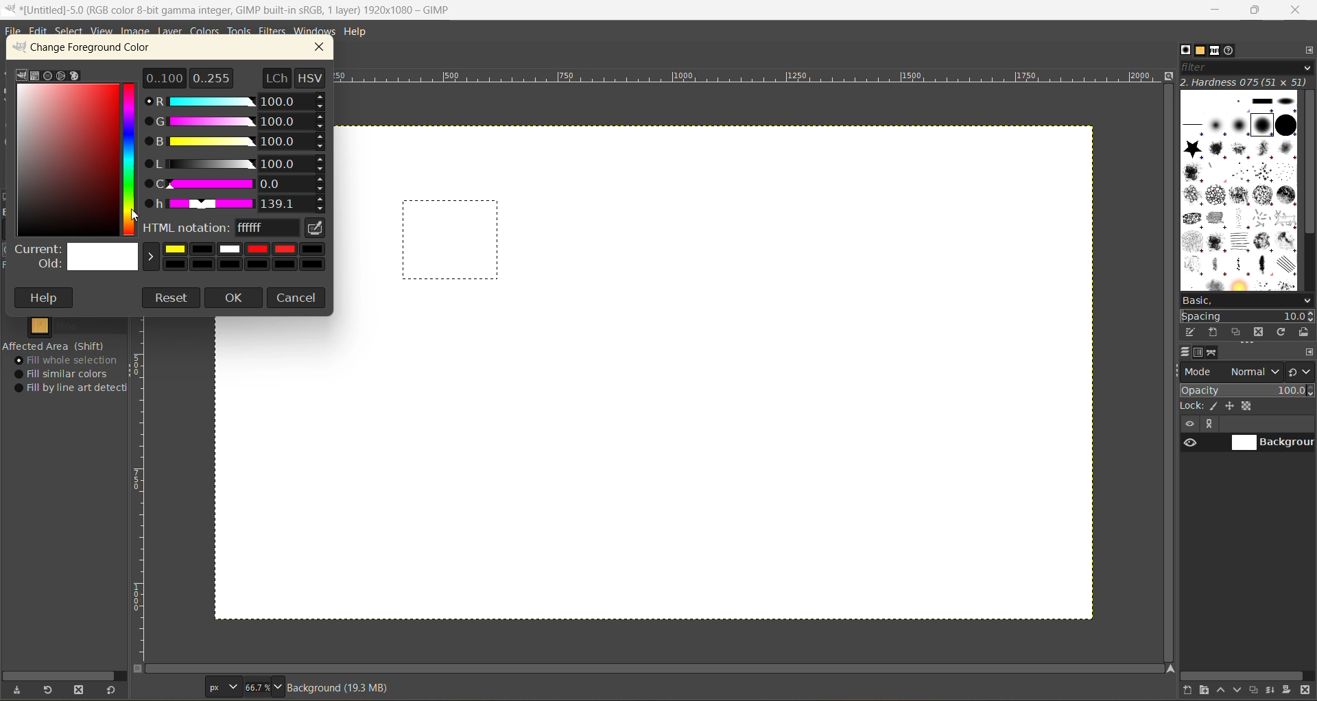 This screenshot has width=1317, height=701. What do you see at coordinates (49, 691) in the screenshot?
I see `restore tool preset` at bounding box center [49, 691].